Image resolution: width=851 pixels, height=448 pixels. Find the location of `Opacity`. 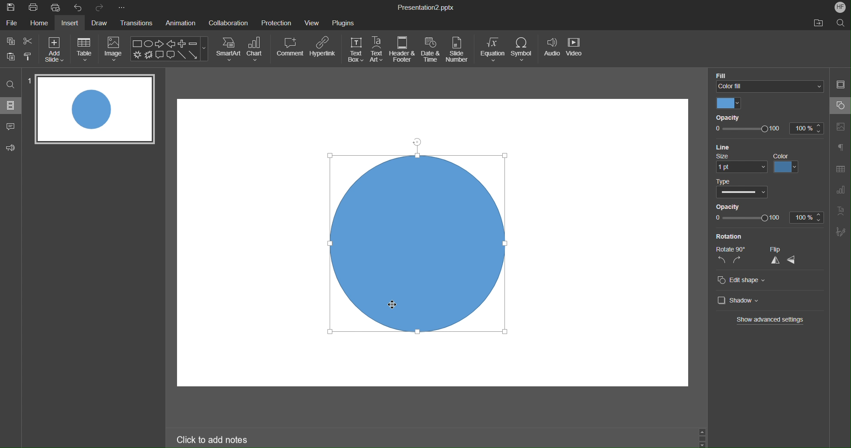

Opacity is located at coordinates (757, 205).